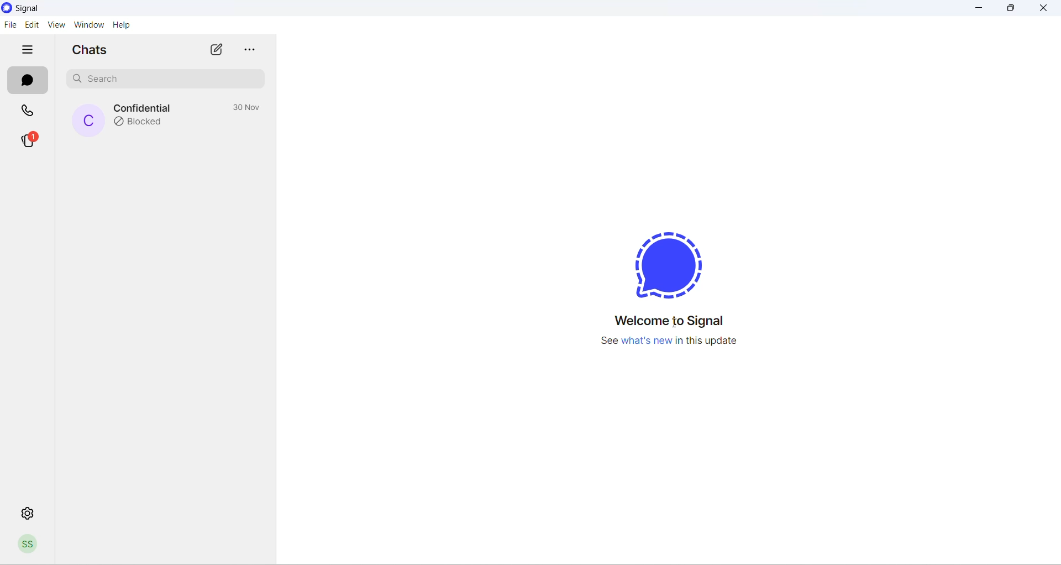 The height and width of the screenshot is (565, 1061). I want to click on stories, so click(29, 140).